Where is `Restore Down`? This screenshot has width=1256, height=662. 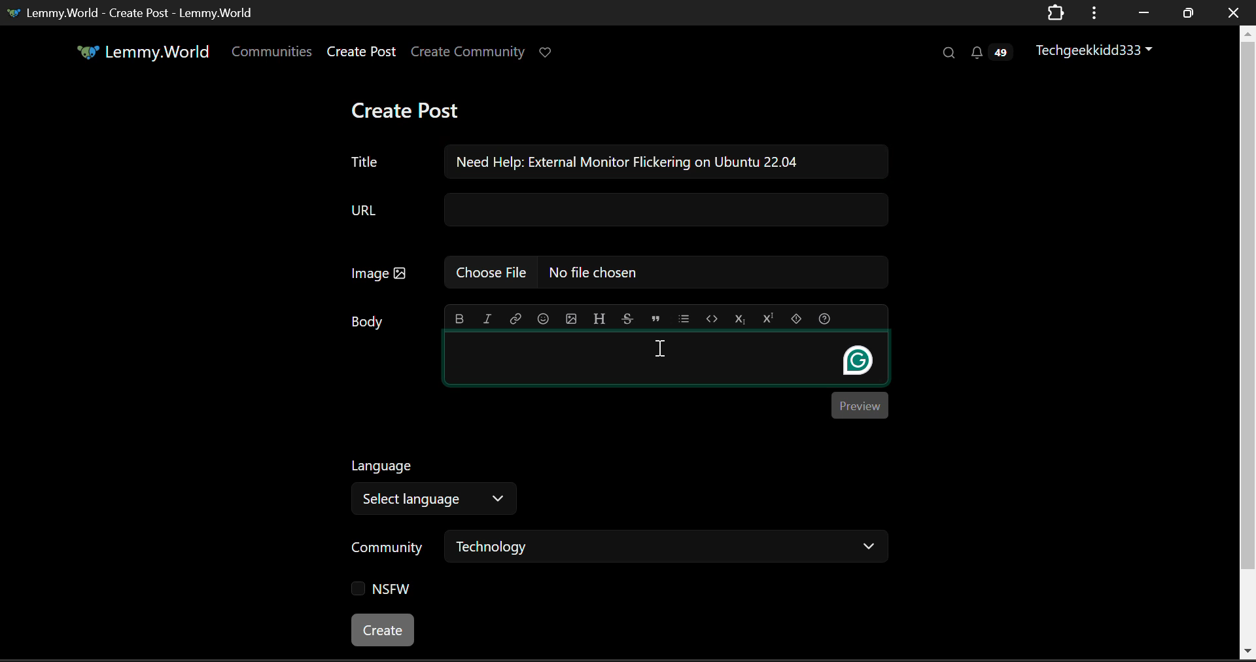 Restore Down is located at coordinates (1141, 11).